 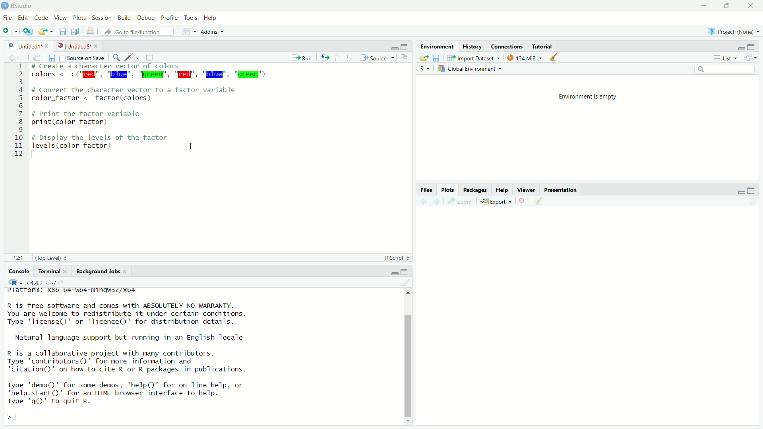 What do you see at coordinates (84, 58) in the screenshot?
I see `source on save` at bounding box center [84, 58].